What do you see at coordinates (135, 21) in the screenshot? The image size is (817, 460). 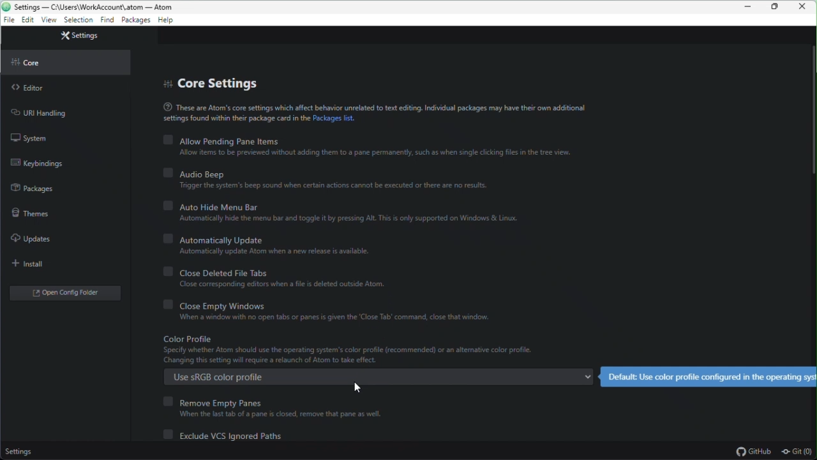 I see `Packages` at bounding box center [135, 21].